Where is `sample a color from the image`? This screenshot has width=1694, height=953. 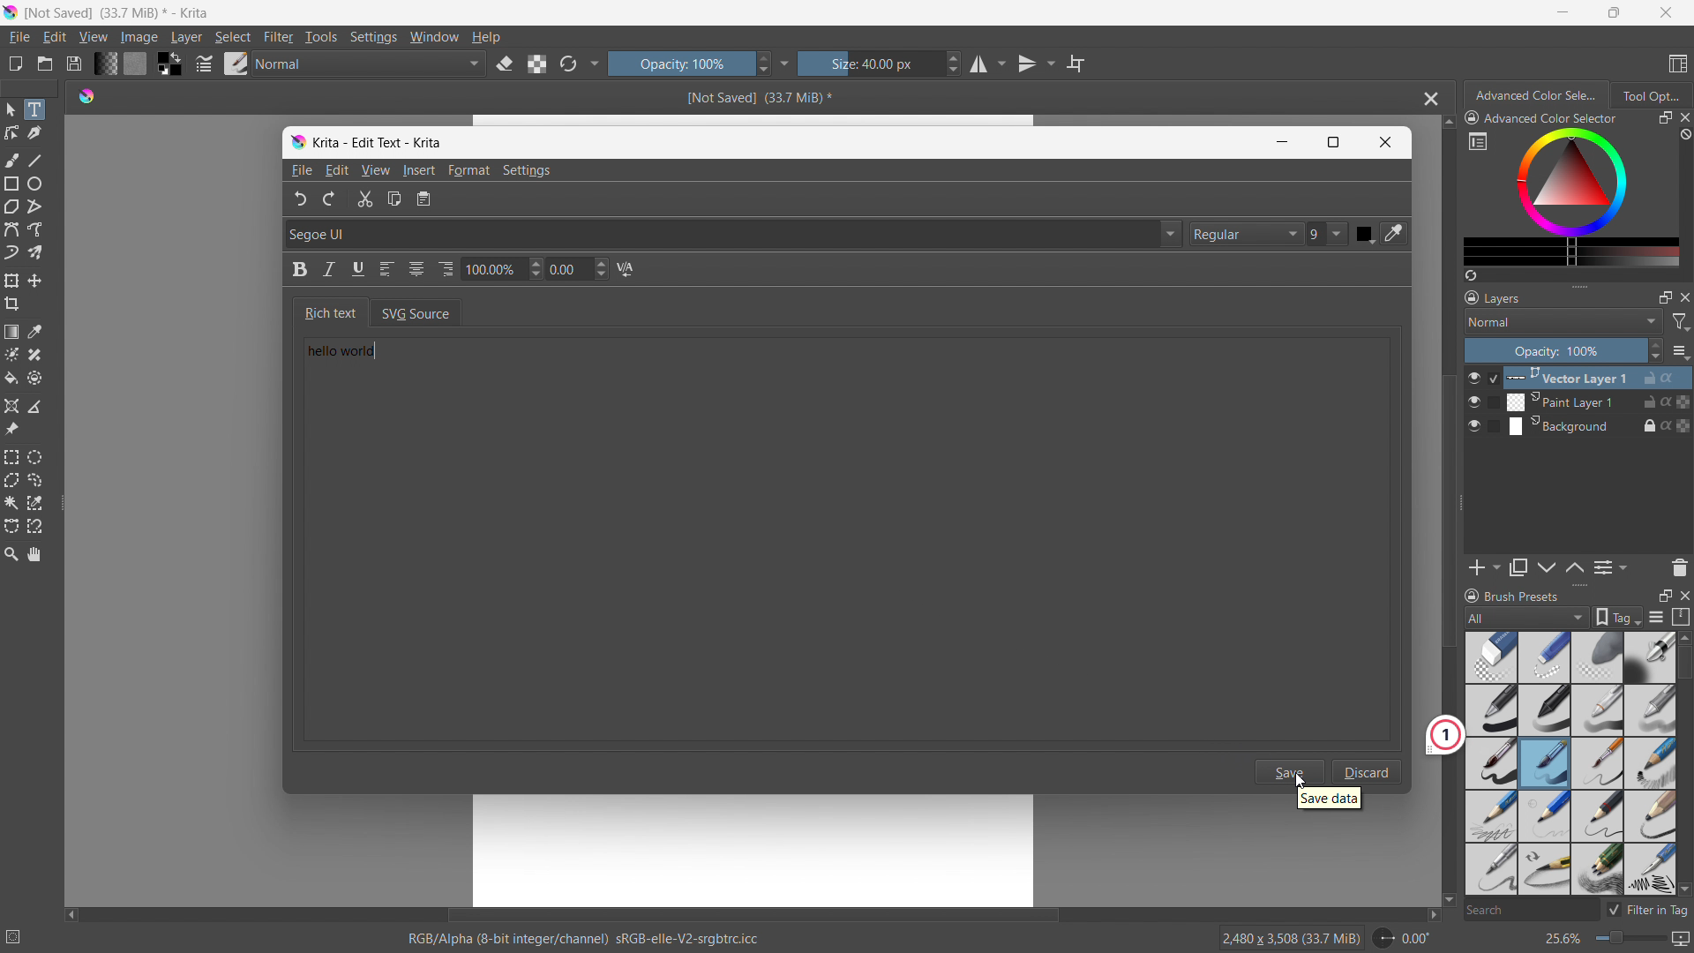
sample a color from the image is located at coordinates (35, 332).